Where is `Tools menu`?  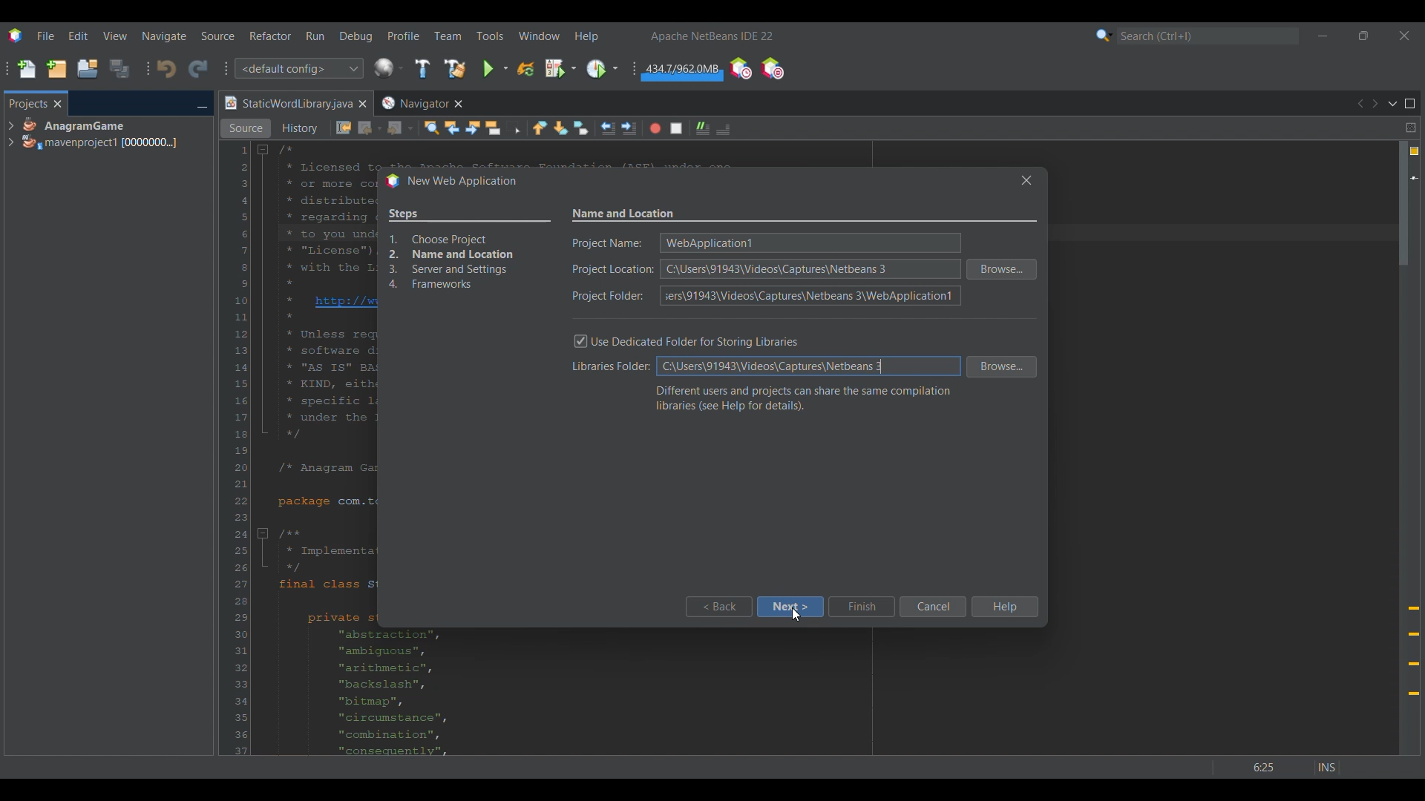
Tools menu is located at coordinates (489, 36).